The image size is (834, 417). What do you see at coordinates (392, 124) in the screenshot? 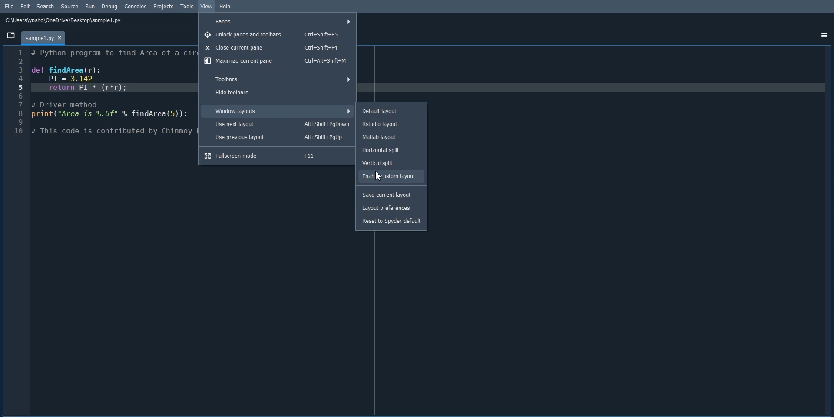
I see `Rstudio layout` at bounding box center [392, 124].